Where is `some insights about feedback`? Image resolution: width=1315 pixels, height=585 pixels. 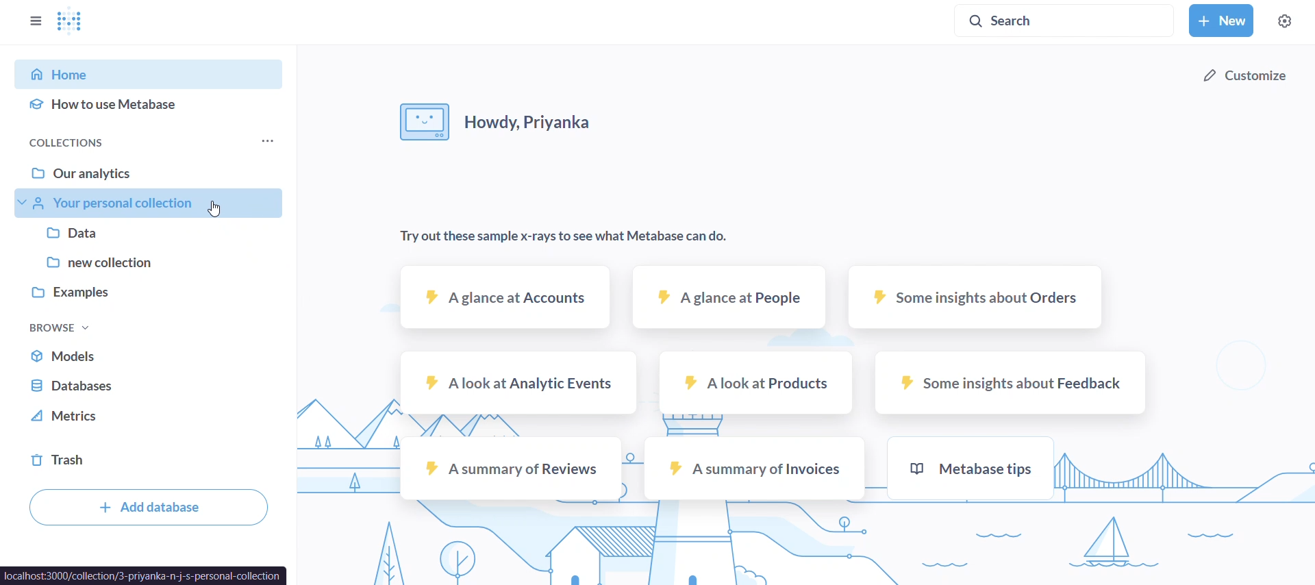 some insights about feedback is located at coordinates (1009, 383).